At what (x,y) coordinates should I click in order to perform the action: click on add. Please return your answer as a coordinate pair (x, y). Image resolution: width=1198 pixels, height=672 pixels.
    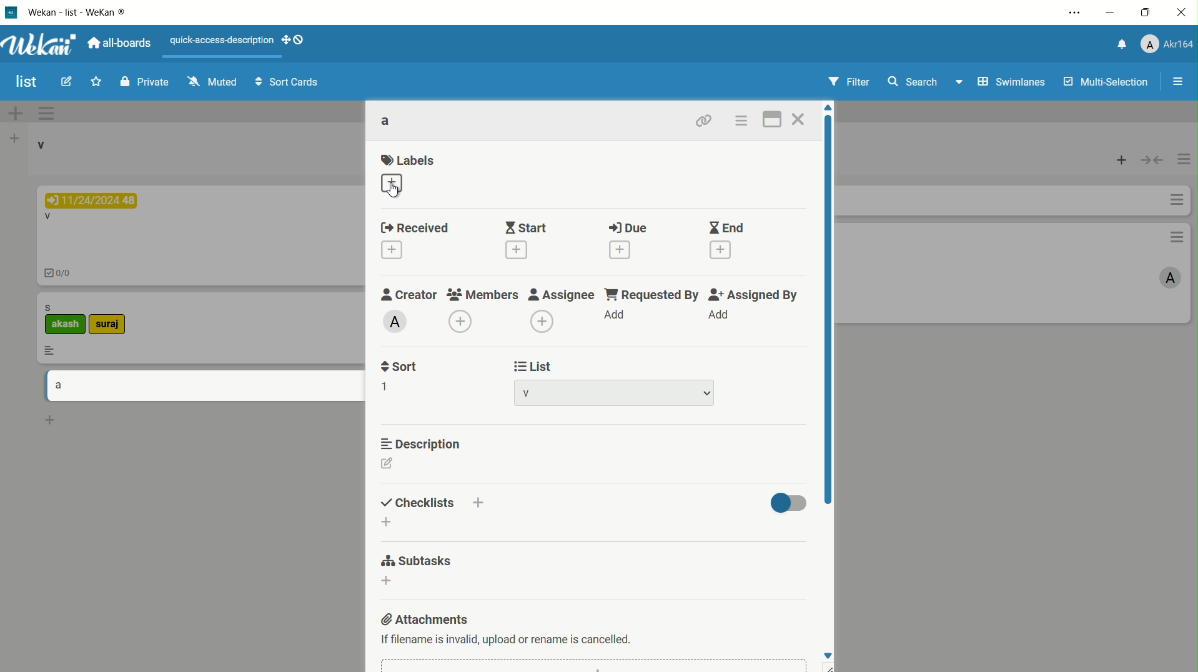
    Looking at the image, I should click on (50, 421).